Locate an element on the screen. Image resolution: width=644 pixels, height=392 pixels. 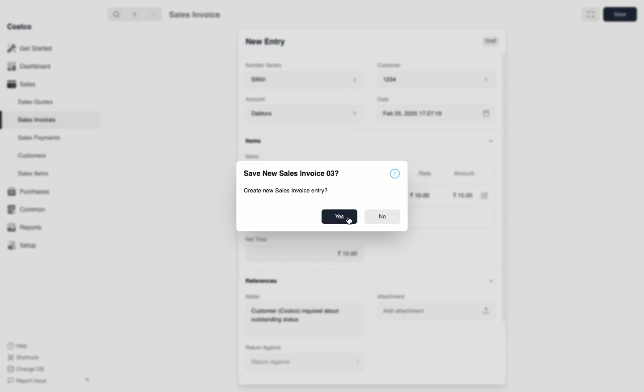
Sales Payments is located at coordinates (37, 138).